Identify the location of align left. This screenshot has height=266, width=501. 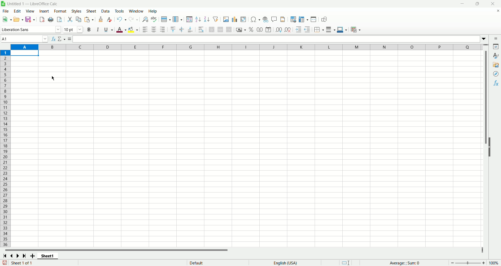
(145, 29).